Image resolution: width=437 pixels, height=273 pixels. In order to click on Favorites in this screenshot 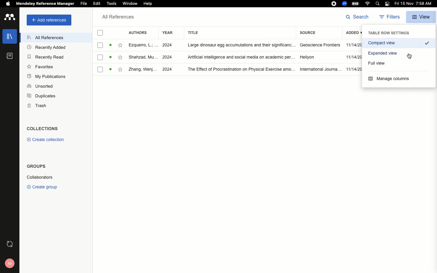, I will do `click(121, 71)`.